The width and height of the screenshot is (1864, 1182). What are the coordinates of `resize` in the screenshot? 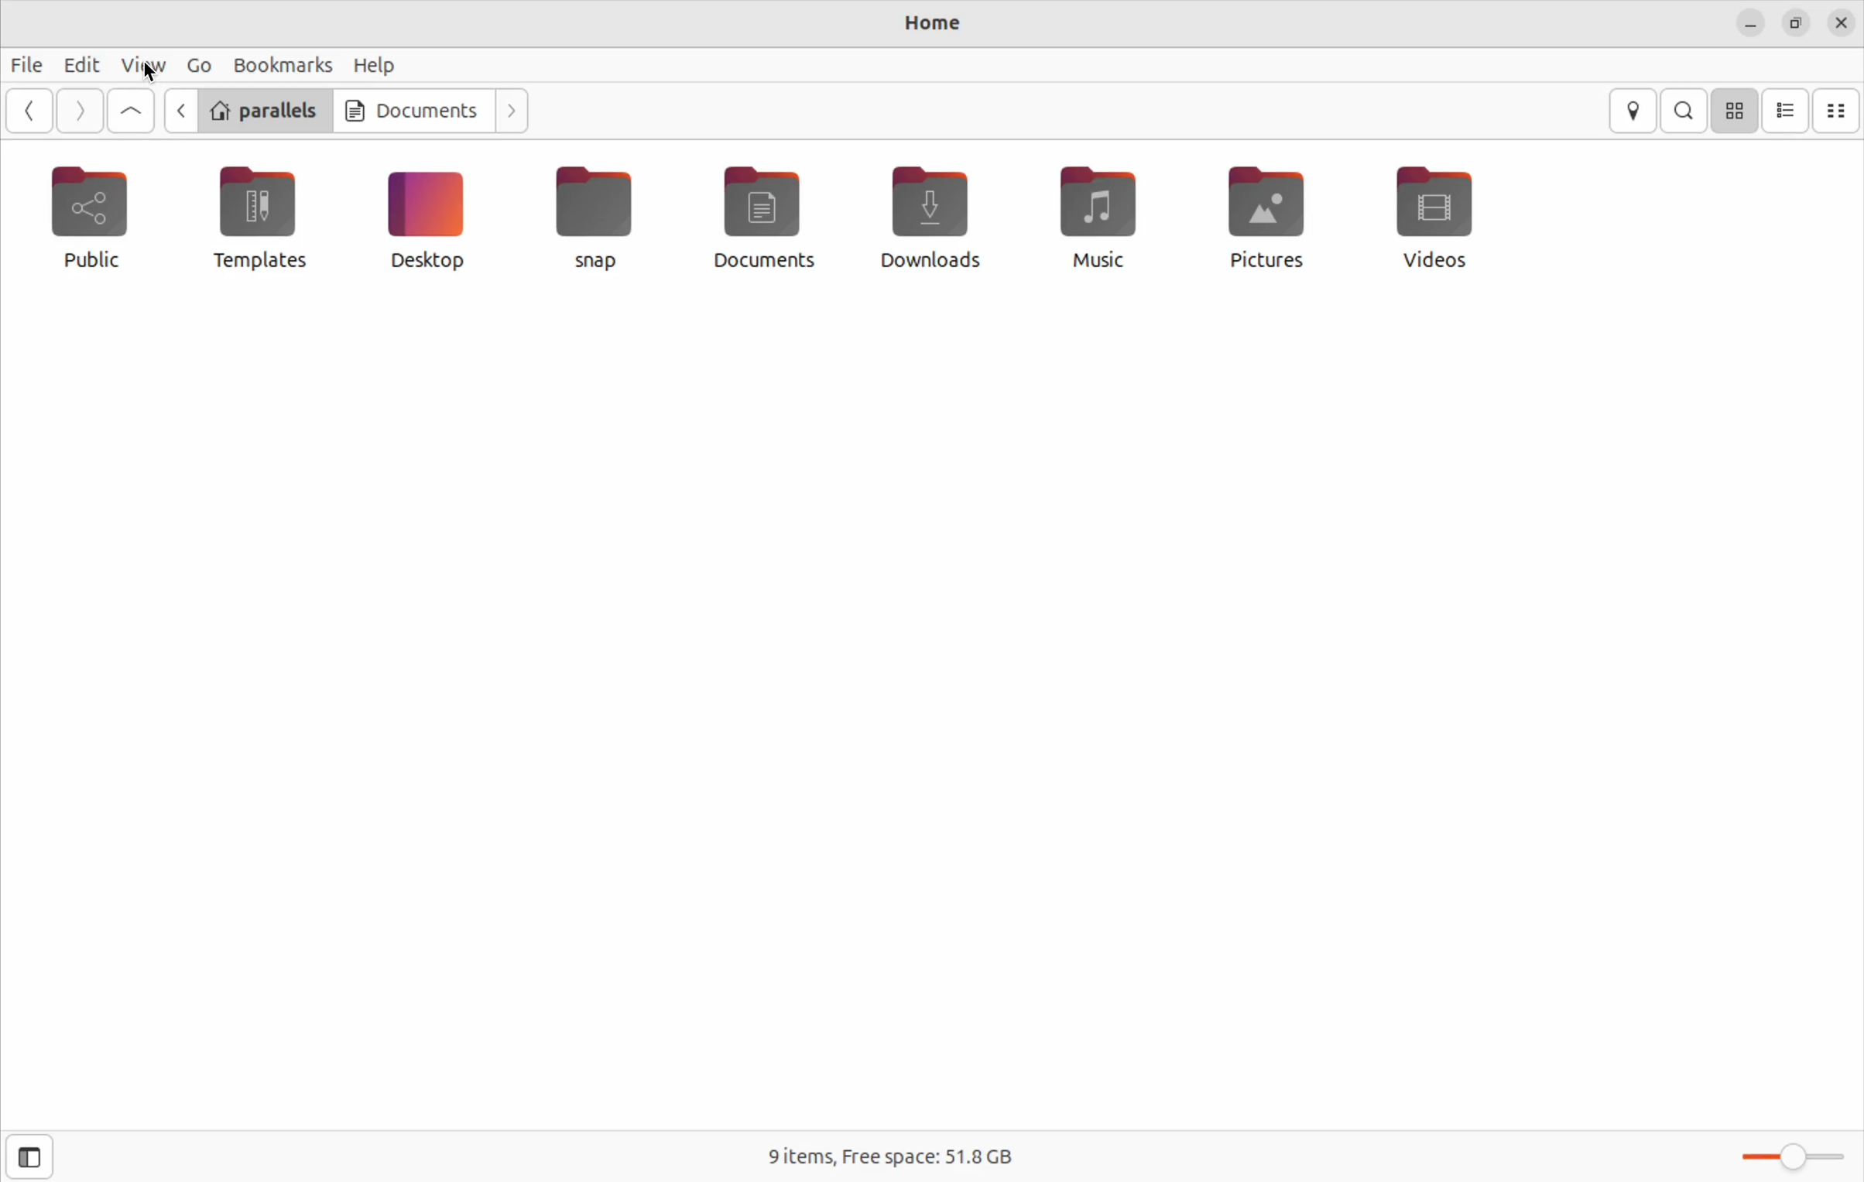 It's located at (1798, 24).